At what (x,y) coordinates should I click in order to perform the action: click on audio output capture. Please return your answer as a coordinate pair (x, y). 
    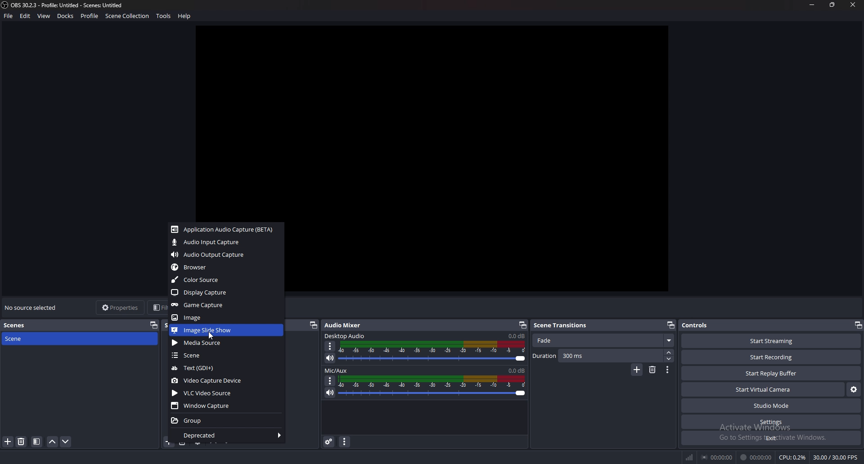
    Looking at the image, I should click on (225, 255).